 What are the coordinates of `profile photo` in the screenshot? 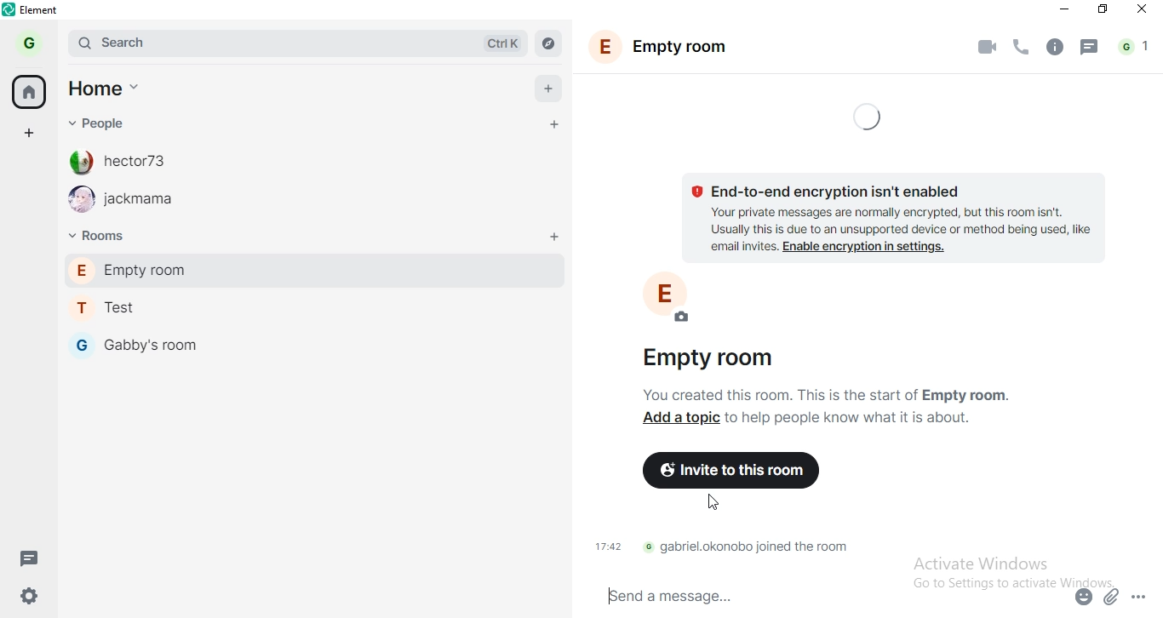 It's located at (671, 299).